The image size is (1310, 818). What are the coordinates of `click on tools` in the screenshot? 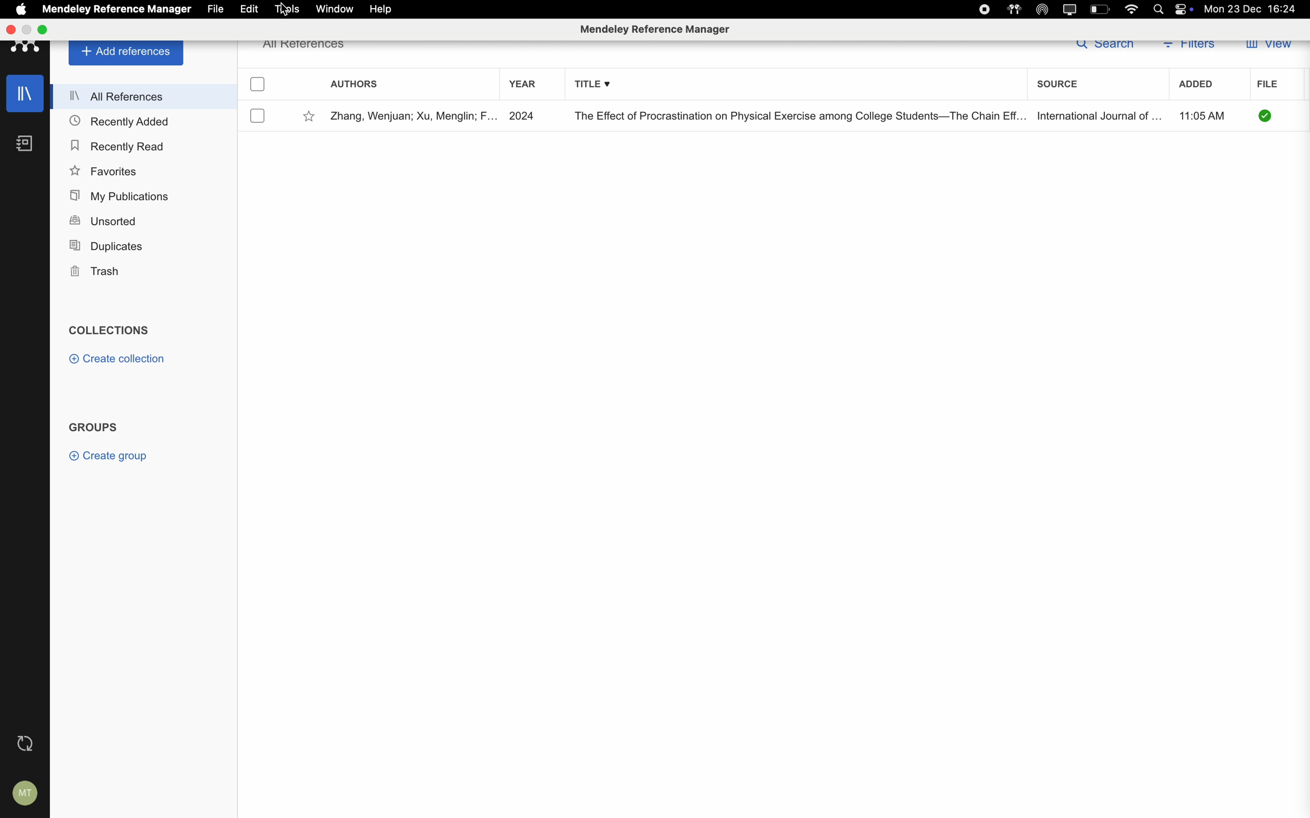 It's located at (289, 9).